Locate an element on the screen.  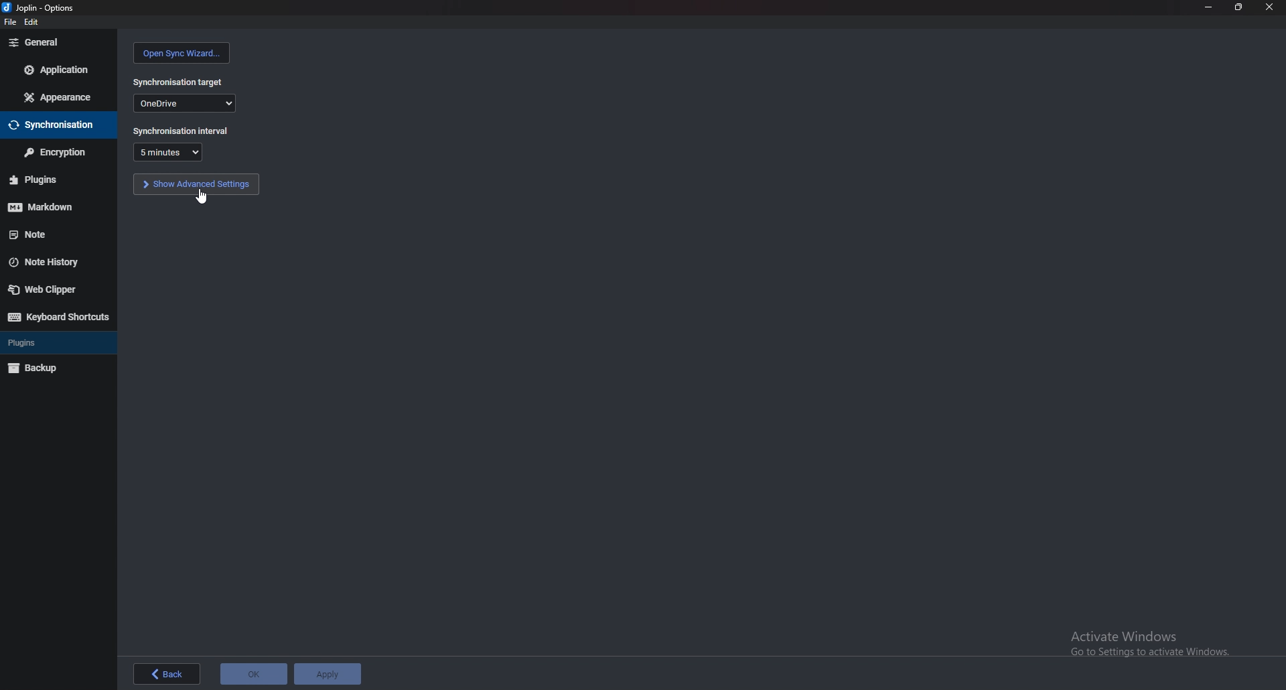
resize is located at coordinates (1240, 7).